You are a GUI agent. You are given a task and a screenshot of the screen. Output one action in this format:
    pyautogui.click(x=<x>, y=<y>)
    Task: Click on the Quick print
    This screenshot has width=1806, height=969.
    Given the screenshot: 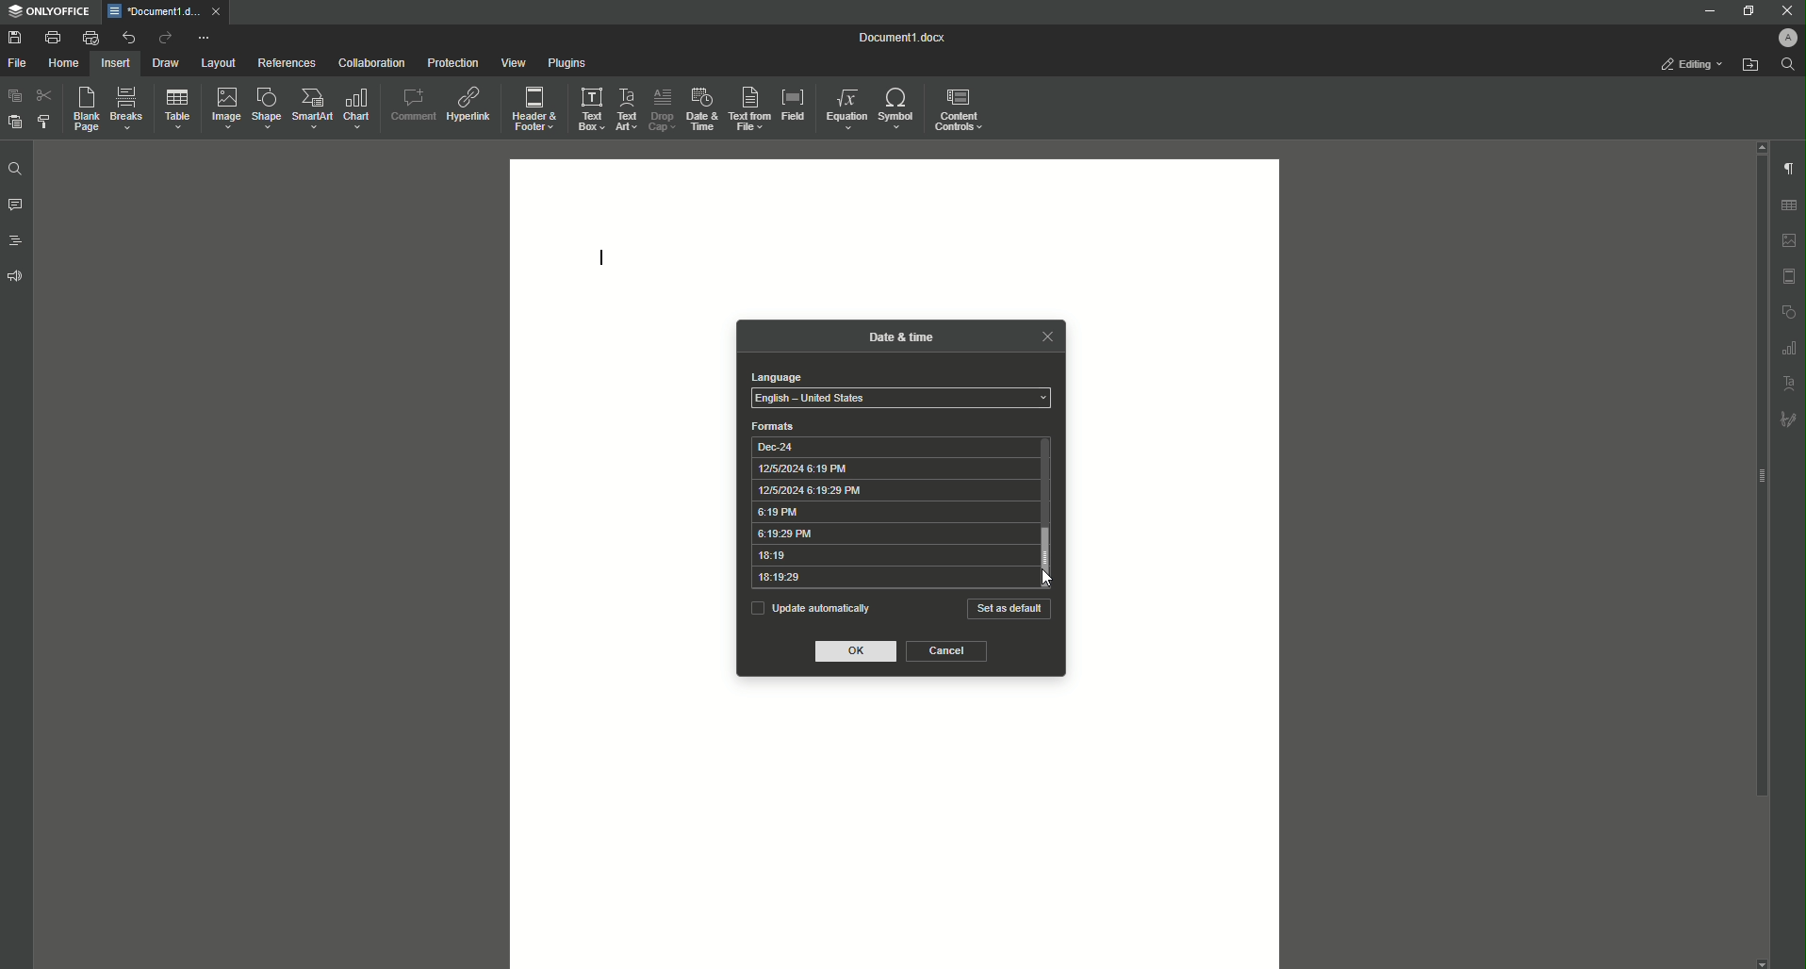 What is the action you would take?
    pyautogui.click(x=90, y=38)
    